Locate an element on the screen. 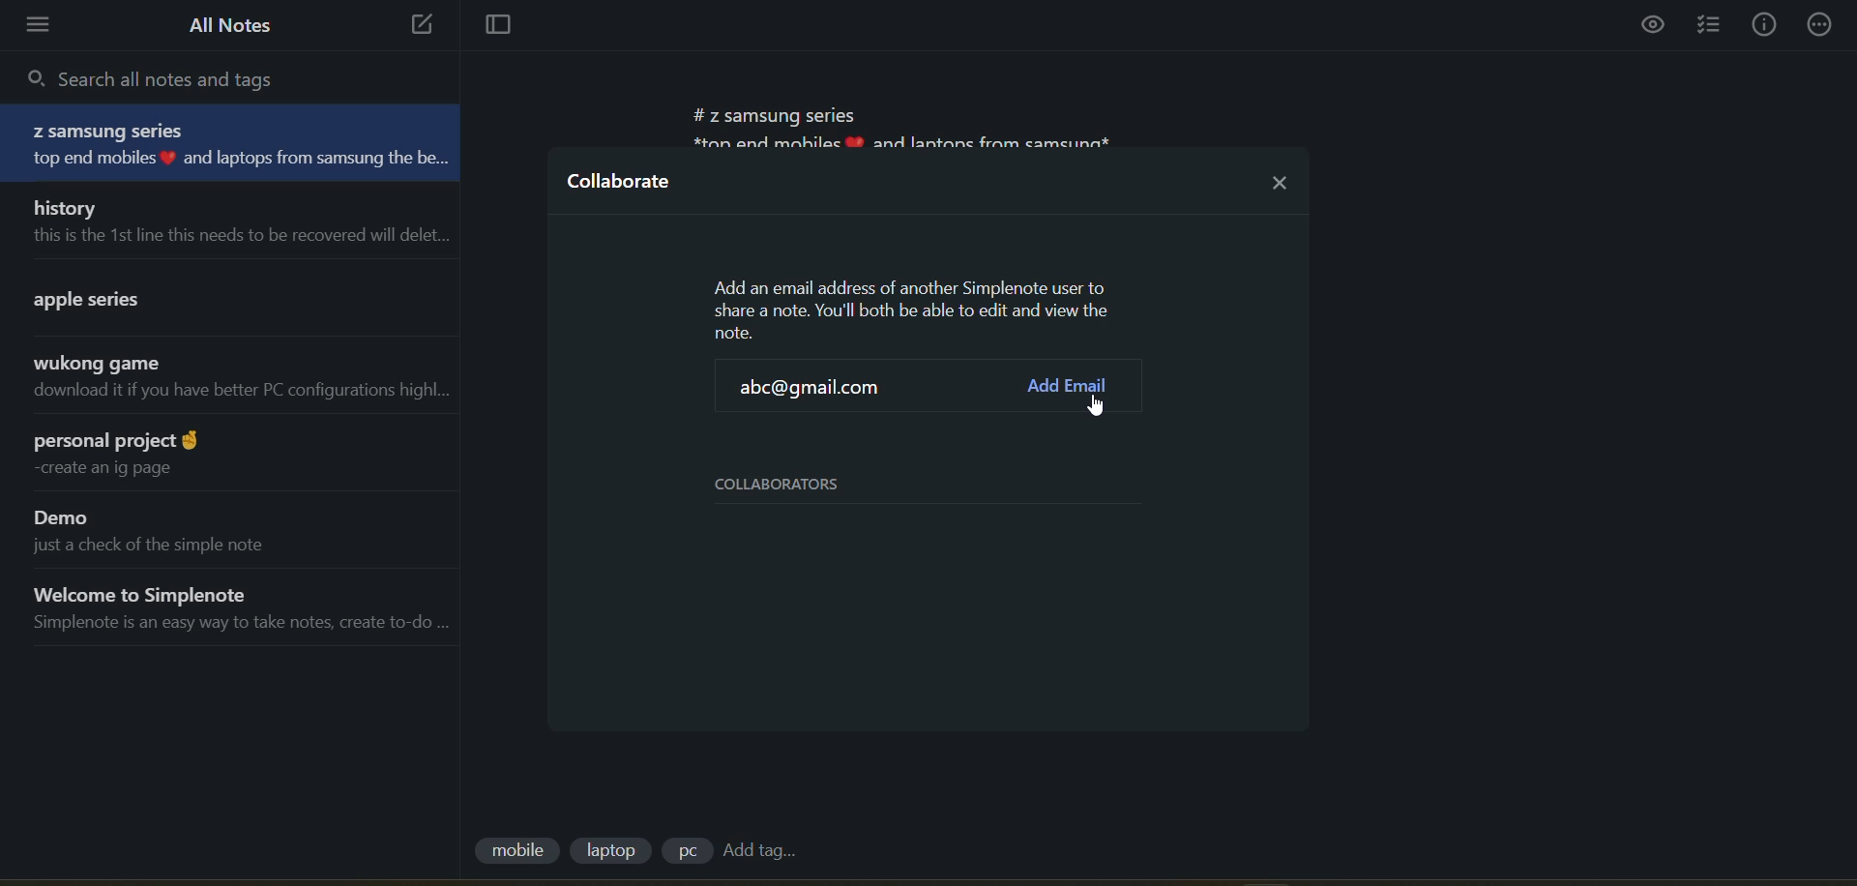  note title and preview is located at coordinates (232, 608).